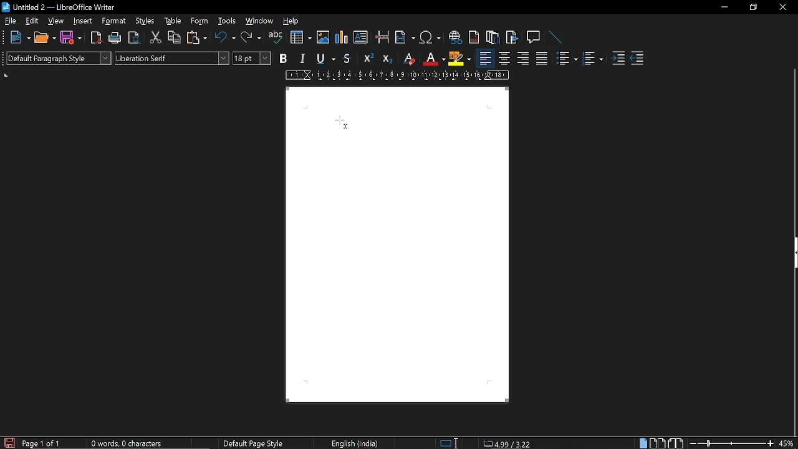  I want to click on multiple page view, so click(657, 443).